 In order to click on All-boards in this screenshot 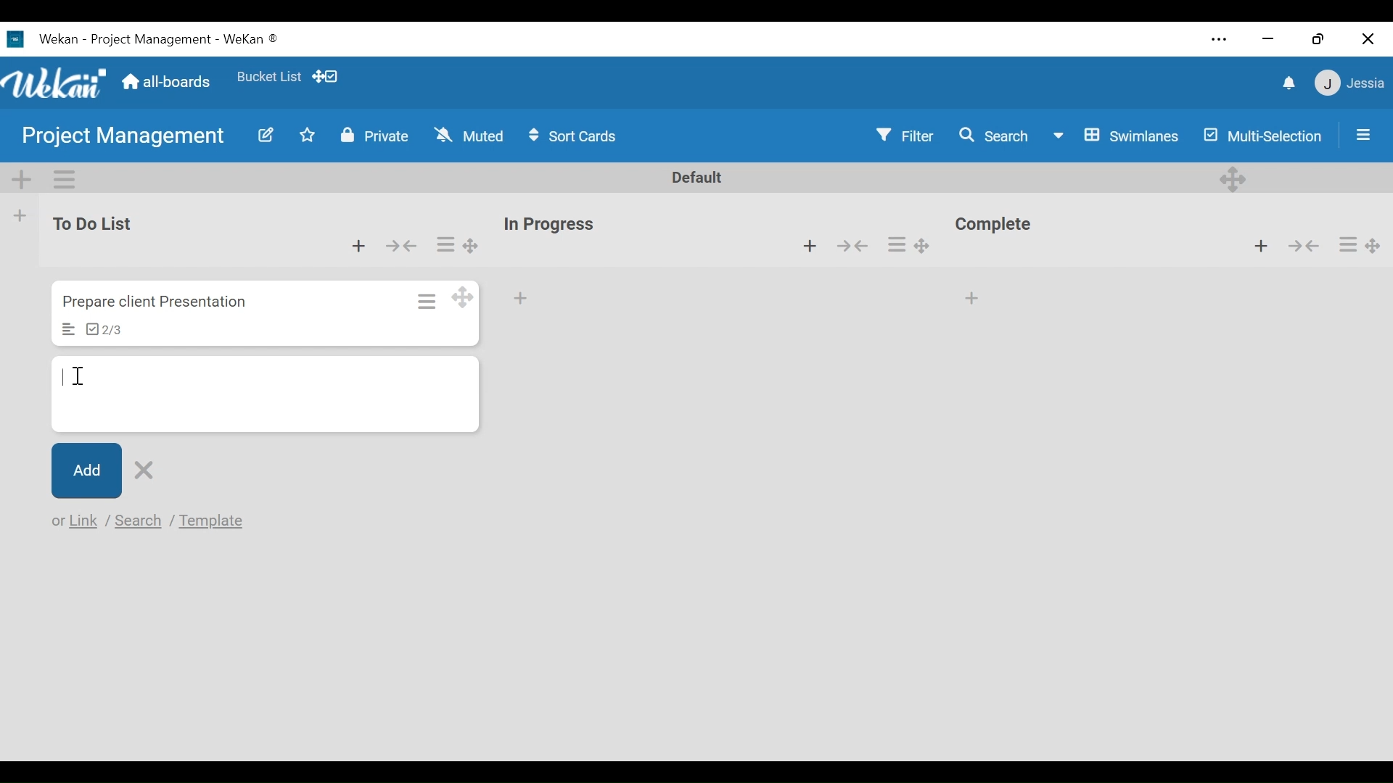, I will do `click(166, 82)`.